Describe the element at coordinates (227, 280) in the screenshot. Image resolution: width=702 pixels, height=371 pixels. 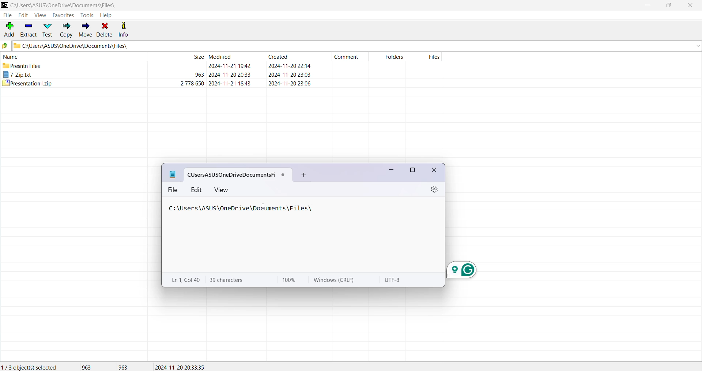
I see `39 characters` at that location.